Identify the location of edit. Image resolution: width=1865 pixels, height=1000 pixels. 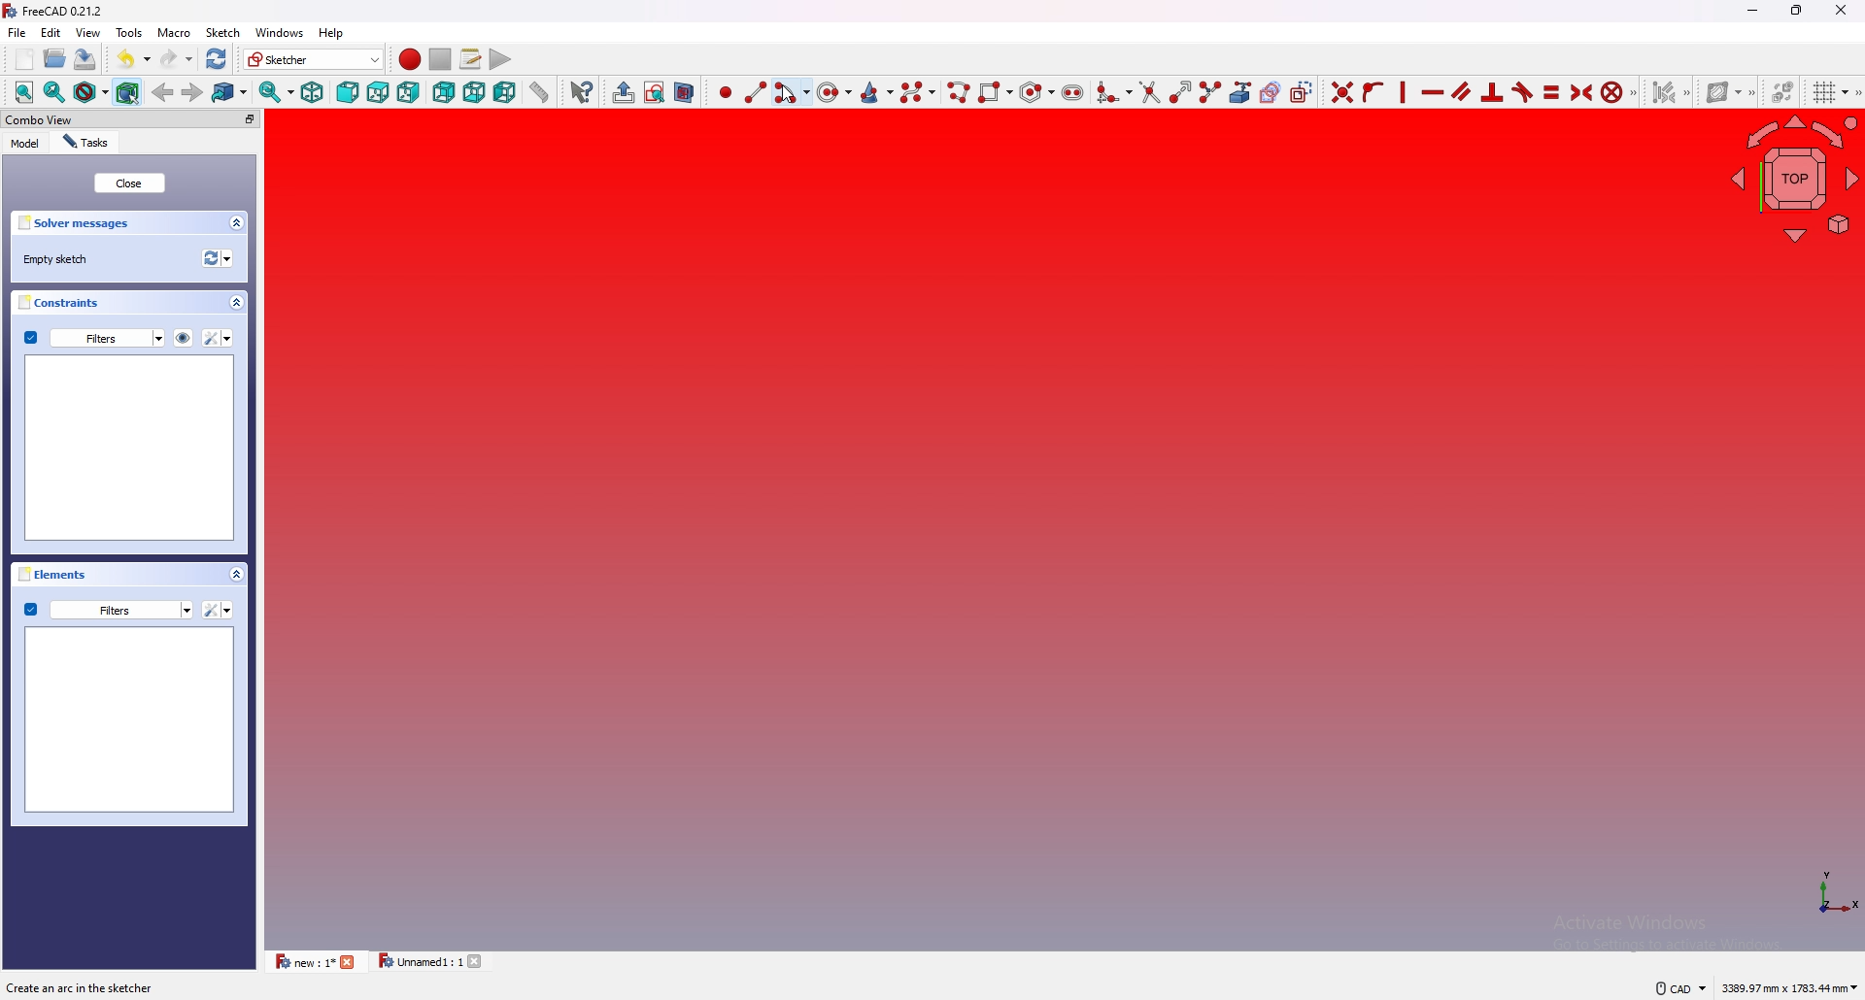
(54, 32).